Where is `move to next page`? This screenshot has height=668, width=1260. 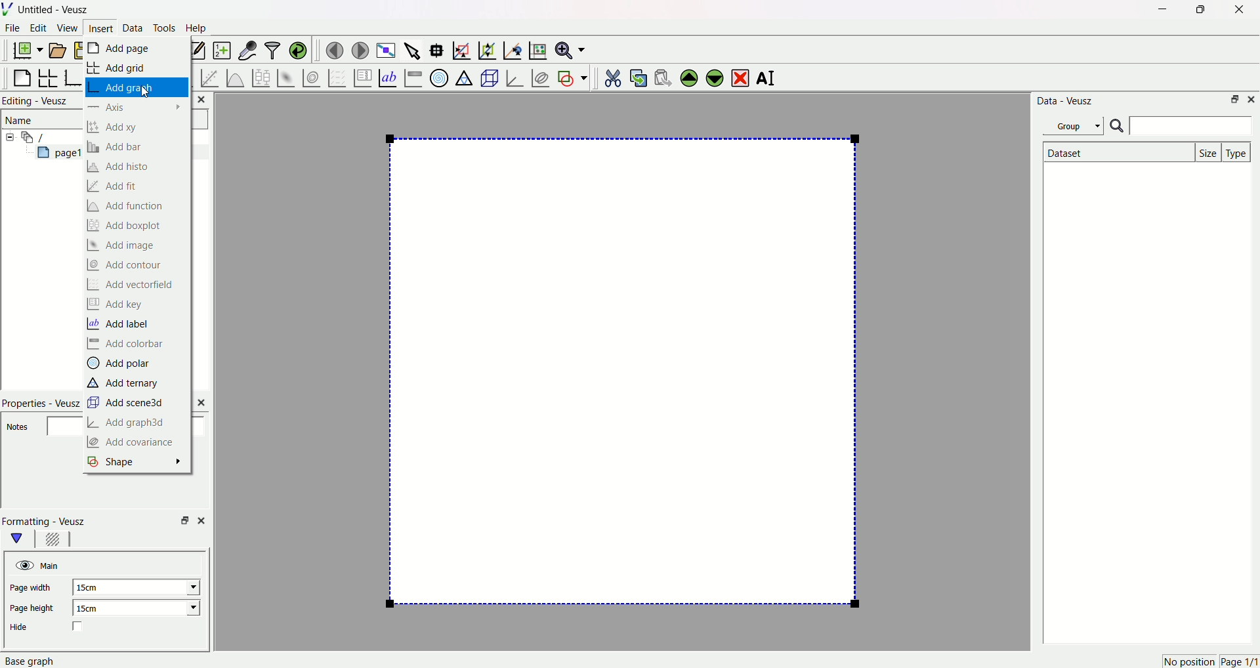 move to next page is located at coordinates (361, 49).